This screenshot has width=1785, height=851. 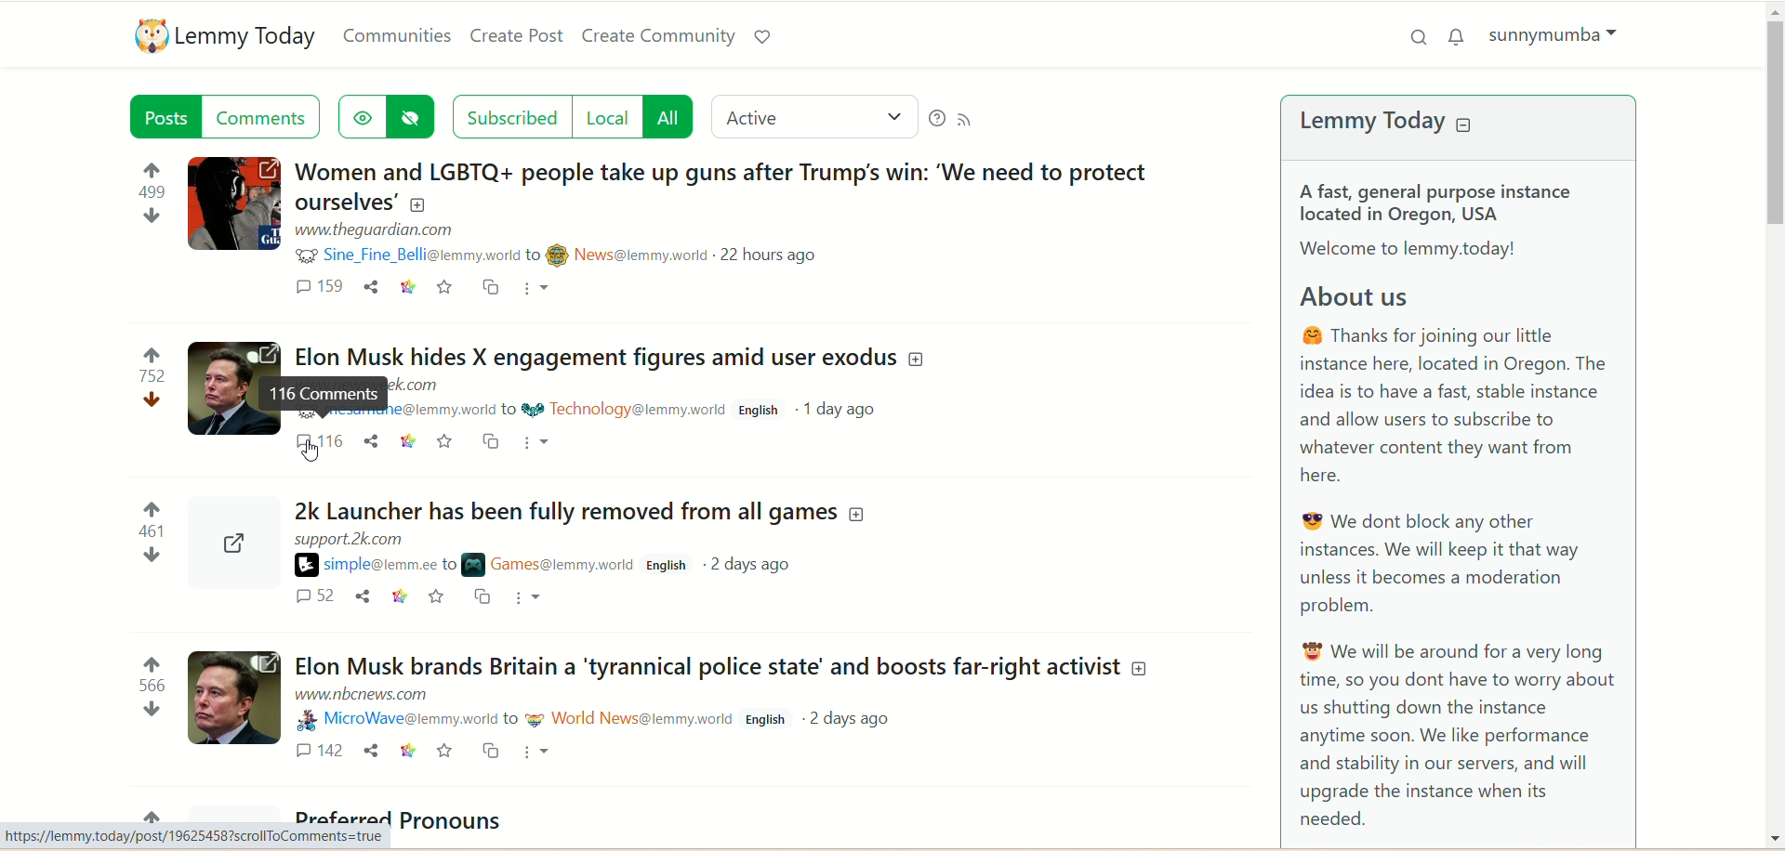 I want to click on Profile, so click(x=236, y=695).